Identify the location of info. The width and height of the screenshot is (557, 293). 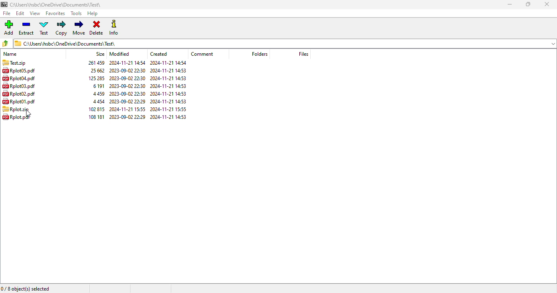
(113, 27).